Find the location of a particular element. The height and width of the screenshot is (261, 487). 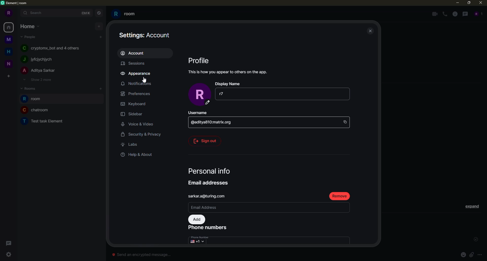

room is located at coordinates (36, 110).